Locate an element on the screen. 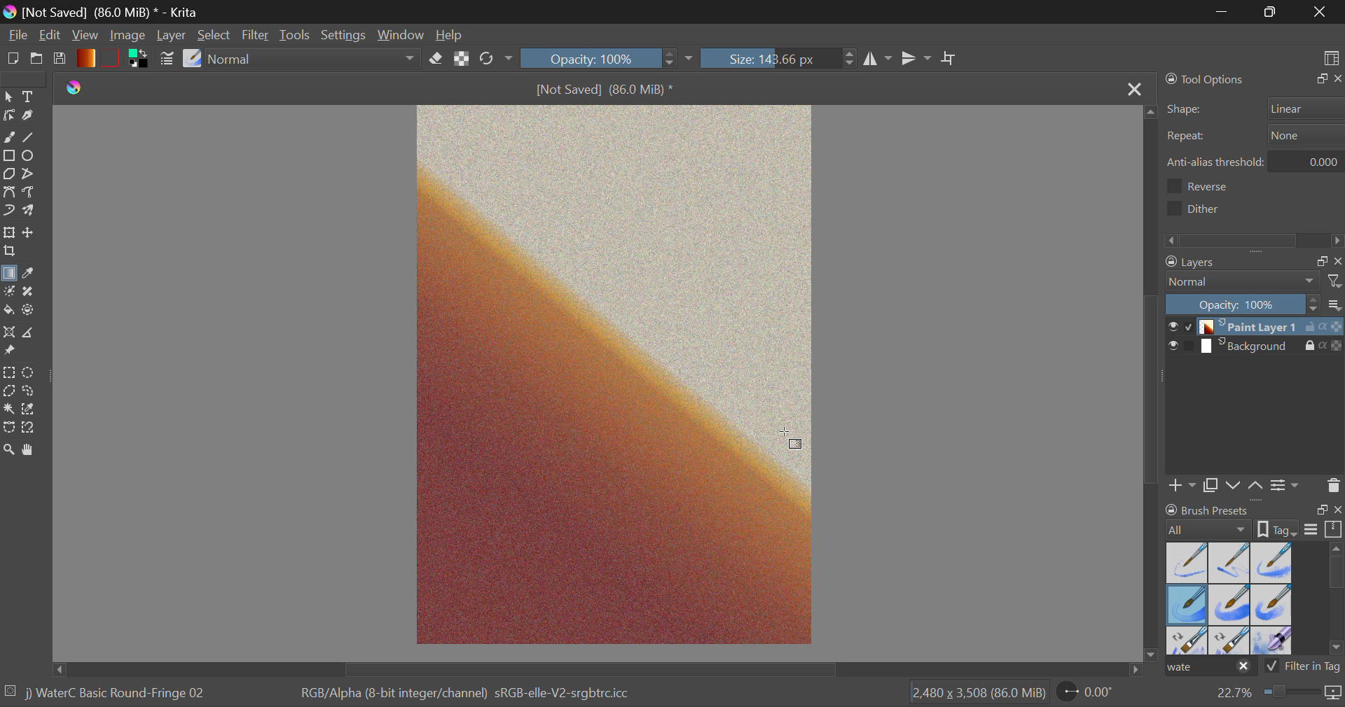 This screenshot has width=1345, height=707. Repeat: is located at coordinates (1186, 137).